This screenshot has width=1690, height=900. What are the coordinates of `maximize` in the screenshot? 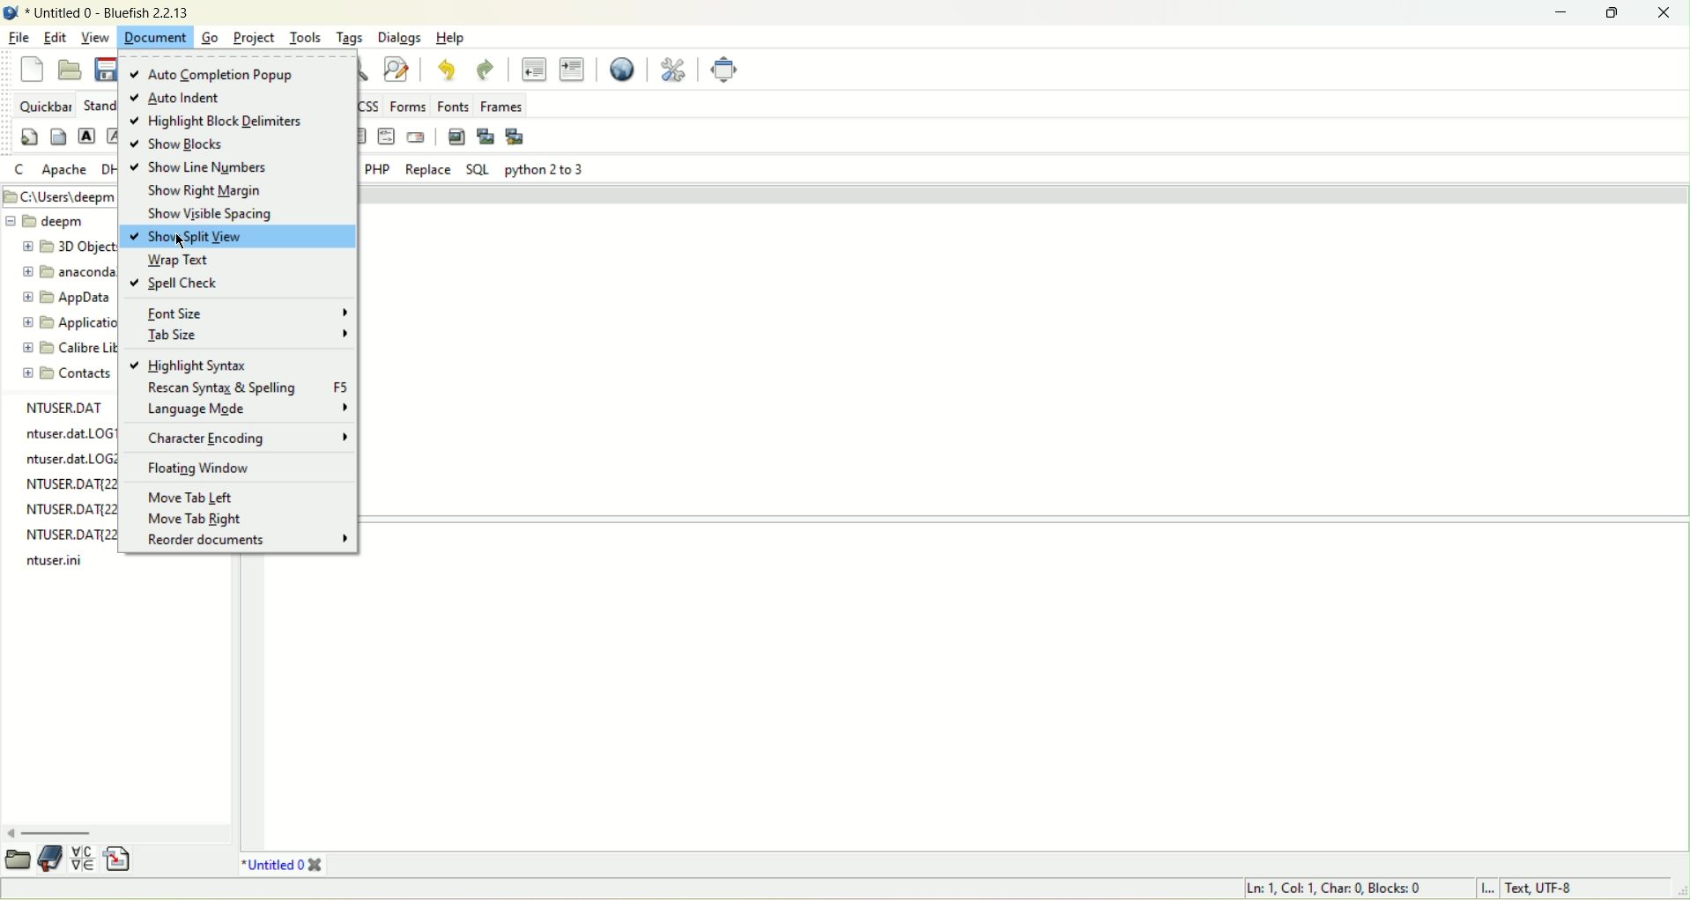 It's located at (1616, 14).